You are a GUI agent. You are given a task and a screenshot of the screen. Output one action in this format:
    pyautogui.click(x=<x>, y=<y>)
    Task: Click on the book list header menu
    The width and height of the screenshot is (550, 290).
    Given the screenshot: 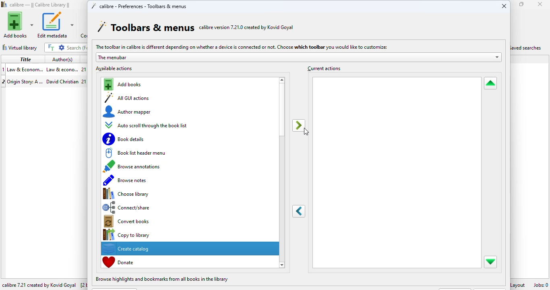 What is the action you would take?
    pyautogui.click(x=135, y=153)
    